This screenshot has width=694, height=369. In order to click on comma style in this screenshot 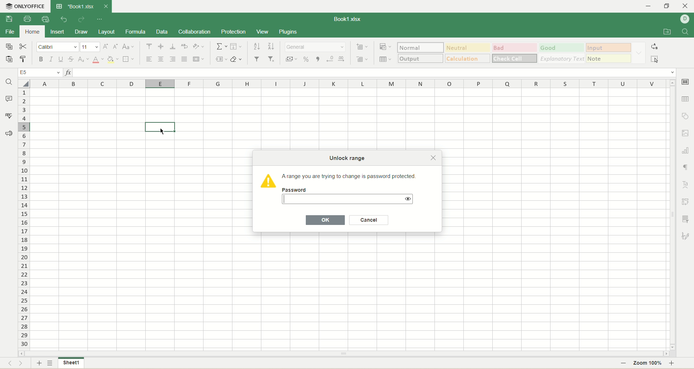, I will do `click(316, 59)`.